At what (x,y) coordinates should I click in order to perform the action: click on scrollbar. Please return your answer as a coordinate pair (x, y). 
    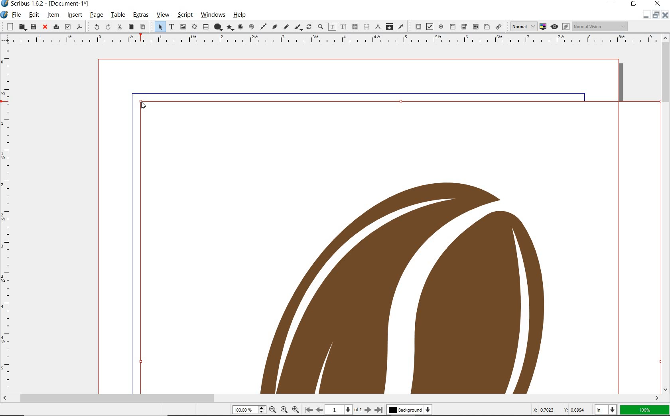
    Looking at the image, I should click on (666, 214).